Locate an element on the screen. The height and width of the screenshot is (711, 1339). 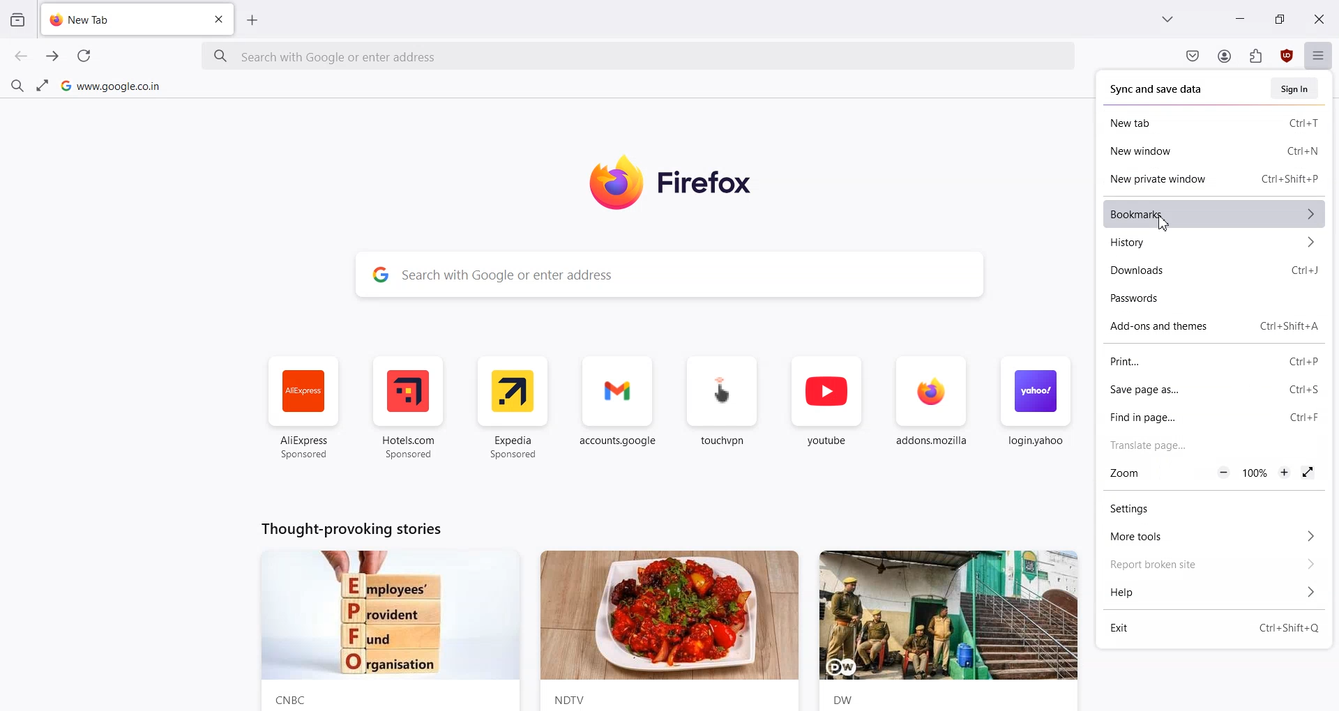
Zoom  is located at coordinates (1130, 473).